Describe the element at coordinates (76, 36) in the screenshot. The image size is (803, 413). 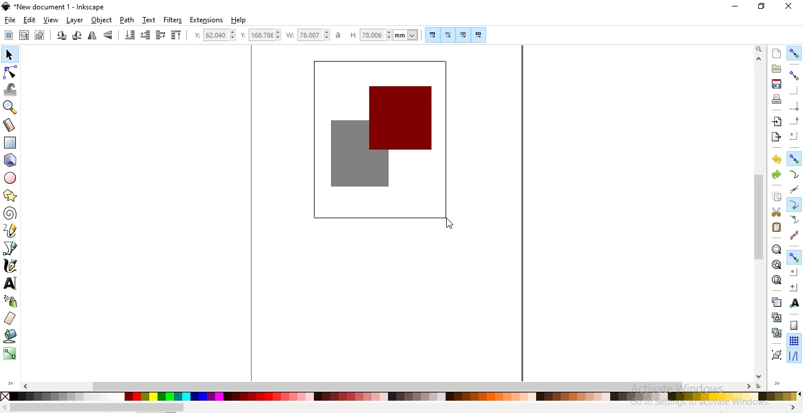
I see `rotate 90 clockwise` at that location.